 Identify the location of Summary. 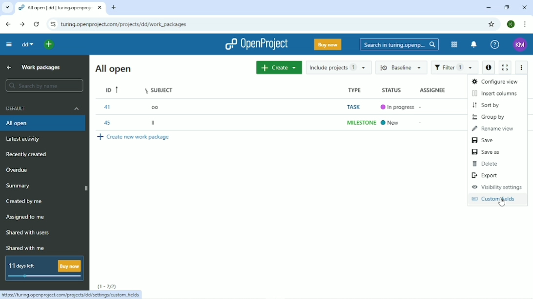
(20, 186).